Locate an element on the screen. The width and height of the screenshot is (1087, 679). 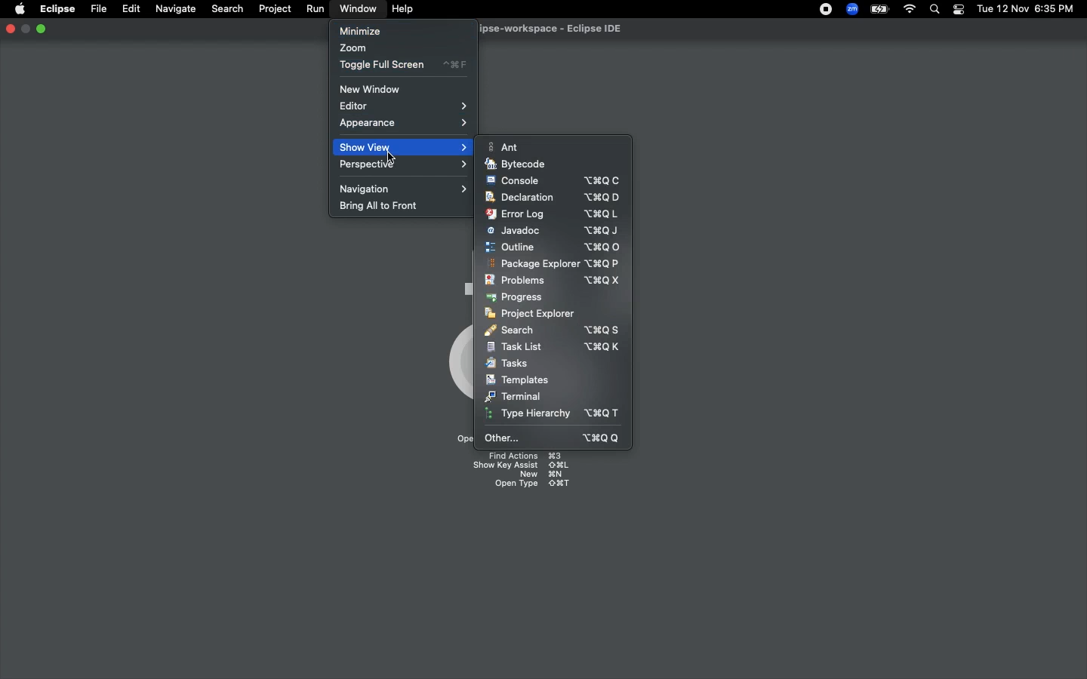
Problems is located at coordinates (552, 281).